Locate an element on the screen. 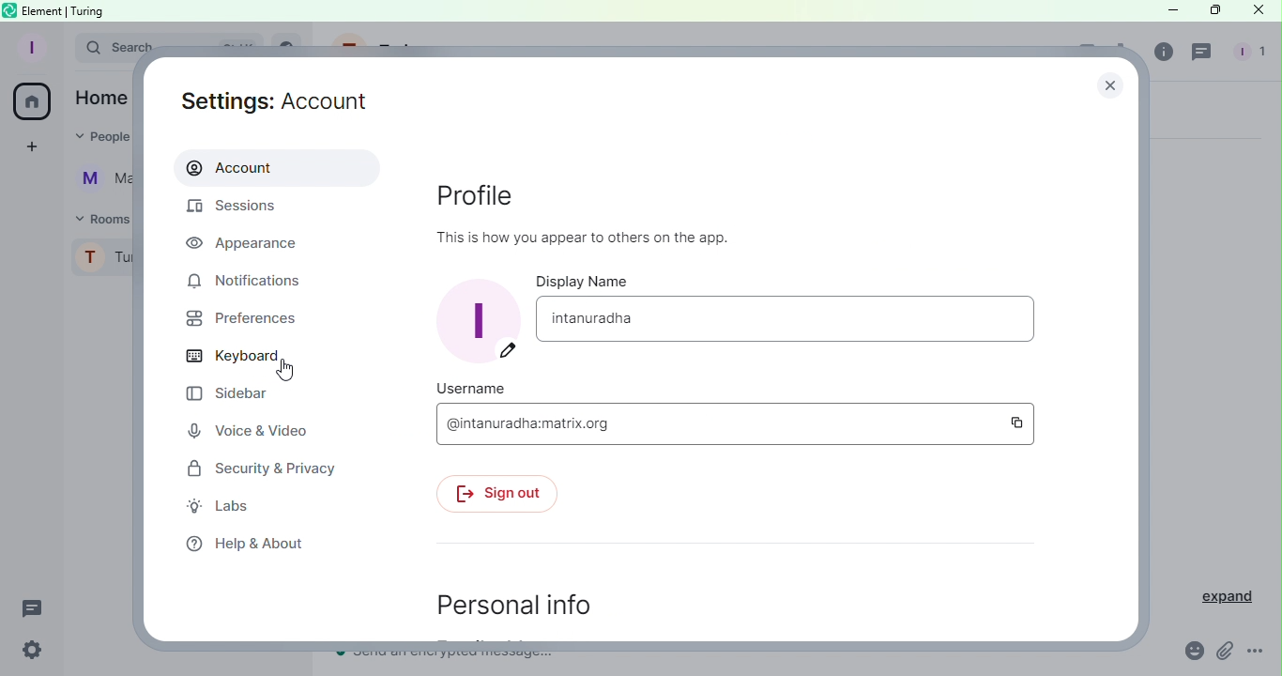  Help and about is located at coordinates (242, 545).